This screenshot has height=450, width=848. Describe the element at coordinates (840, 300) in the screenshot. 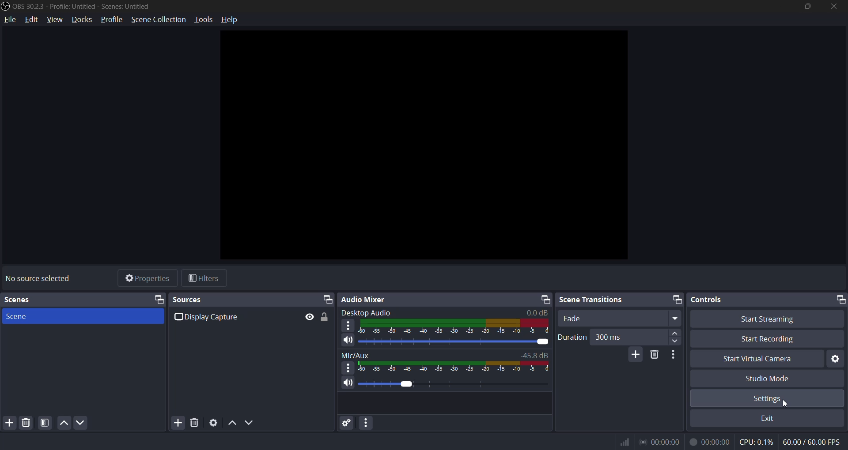

I see `float window` at that location.